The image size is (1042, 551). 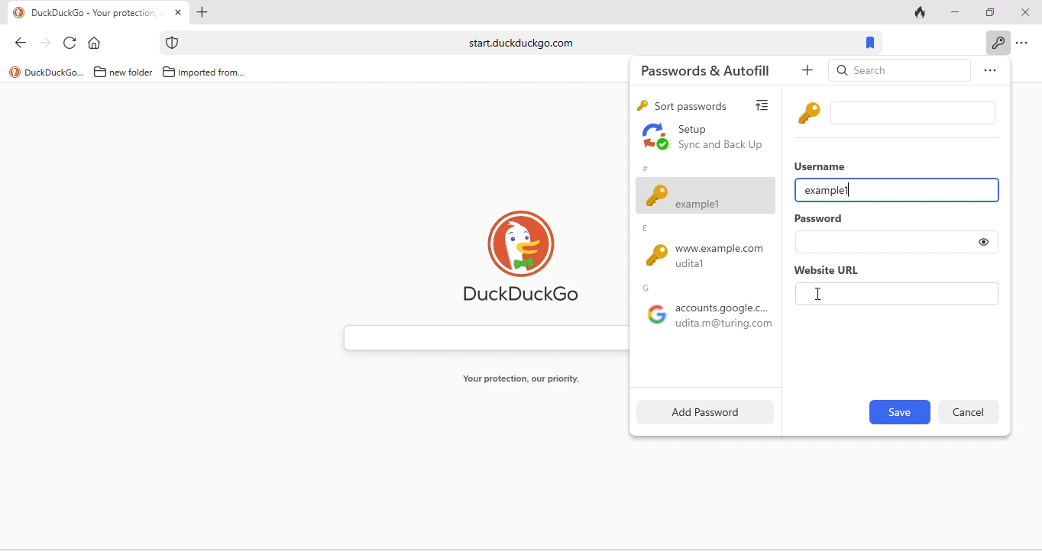 I want to click on forward, so click(x=44, y=43).